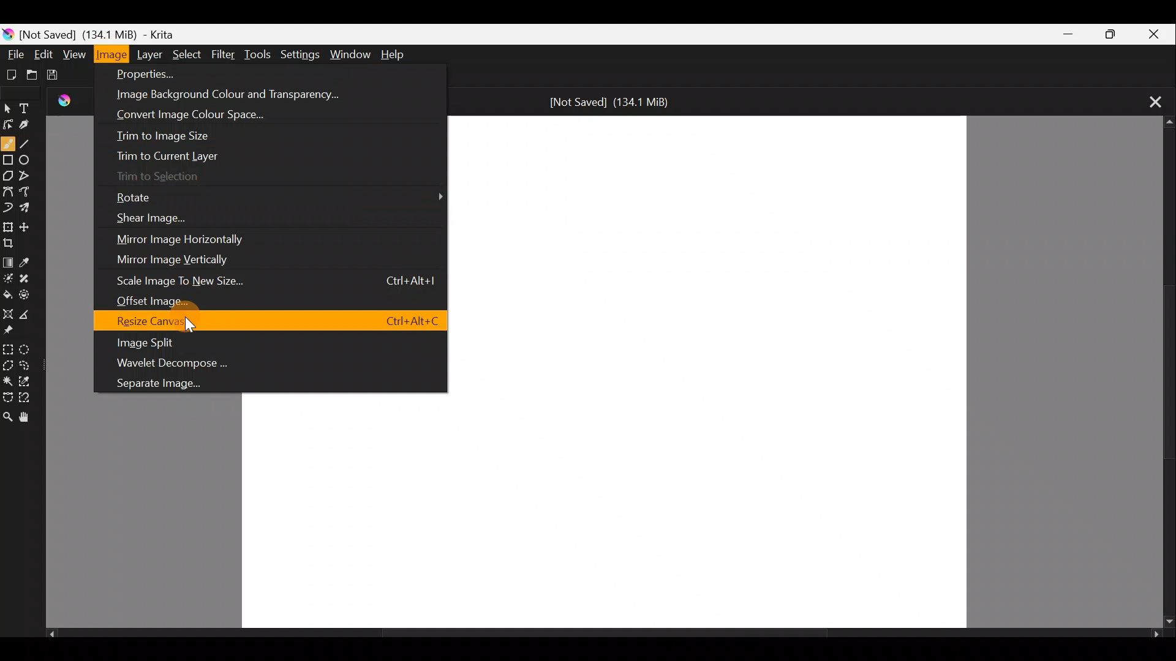 This screenshot has width=1176, height=661. I want to click on Edit shapes tool, so click(9, 124).